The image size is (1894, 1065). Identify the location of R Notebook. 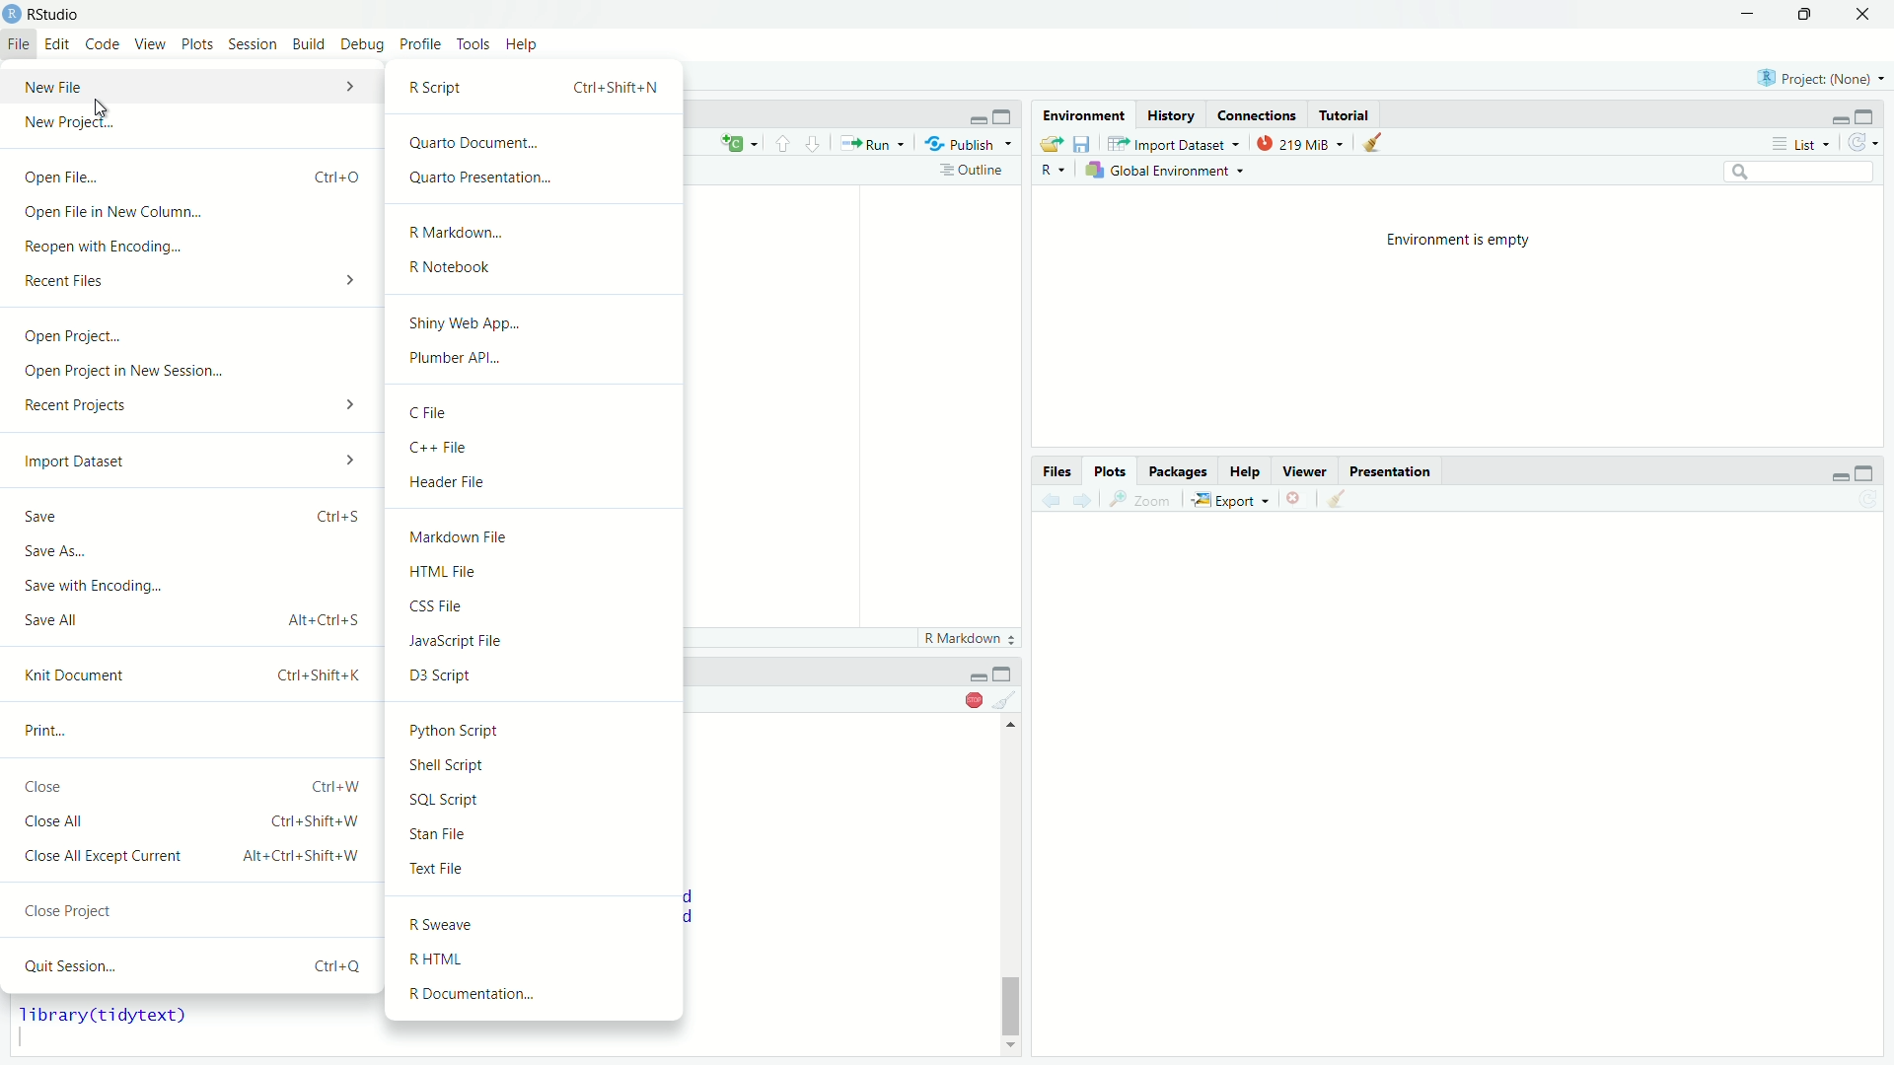
(536, 265).